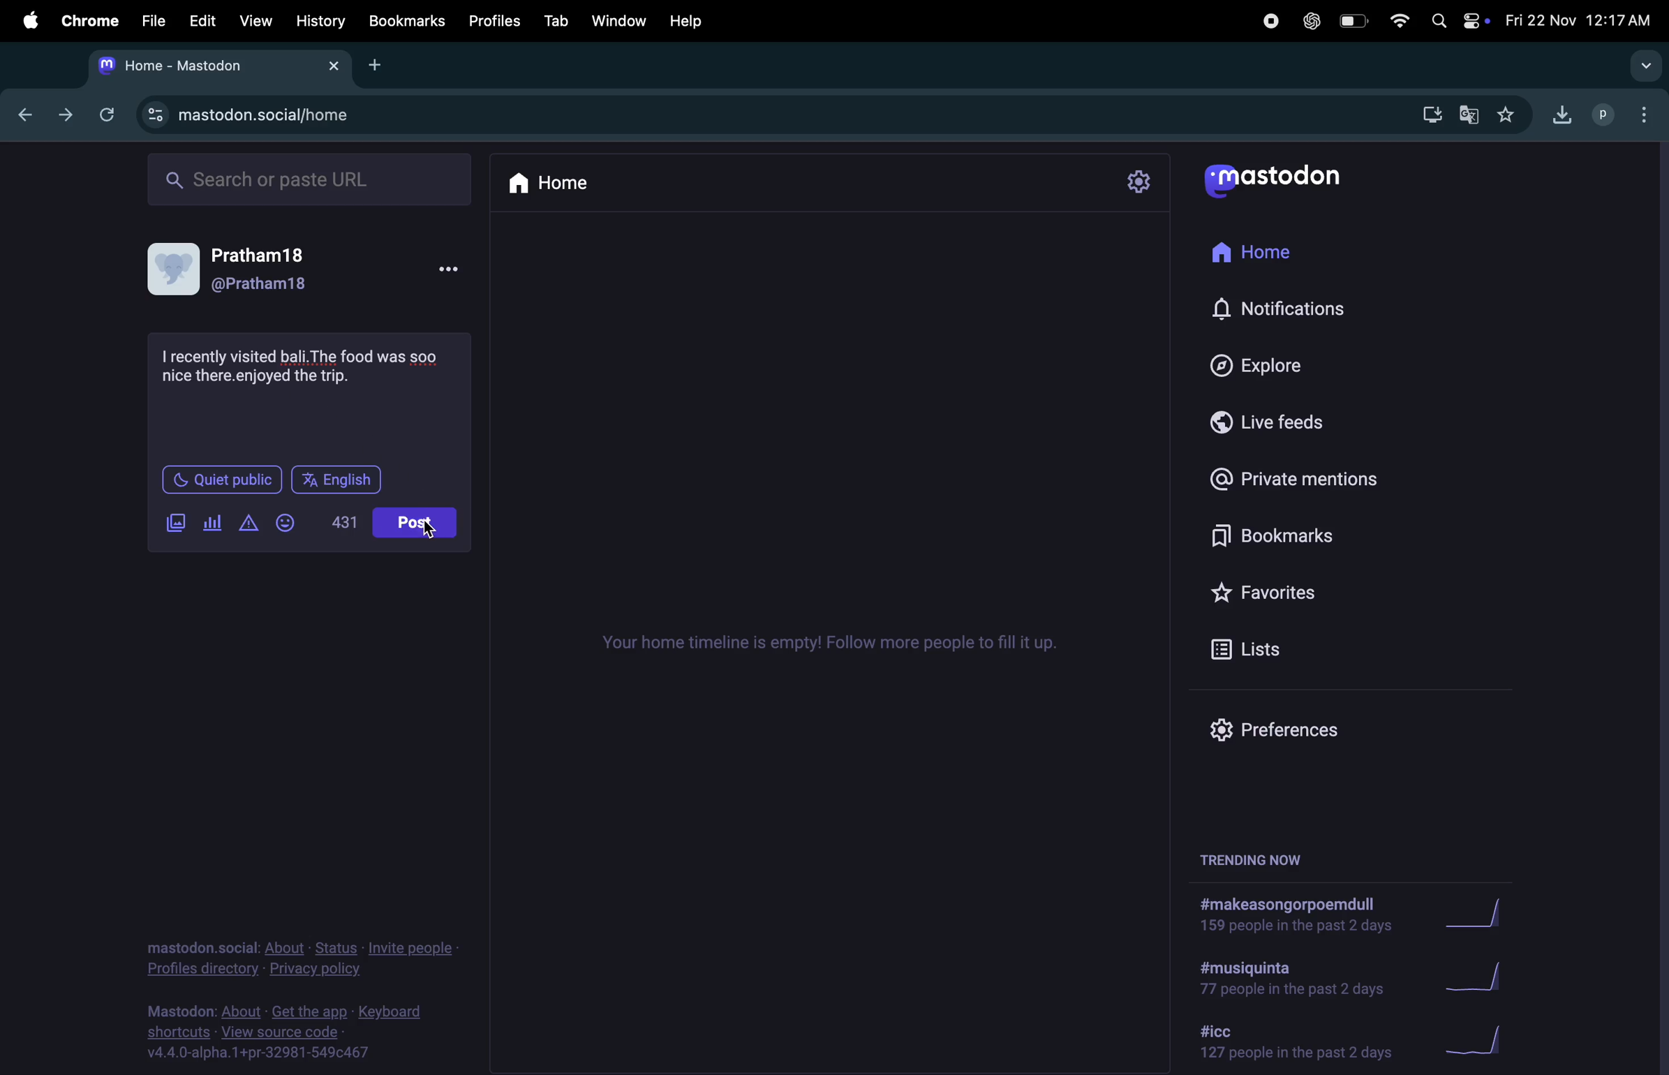  What do you see at coordinates (339, 481) in the screenshot?
I see `english` at bounding box center [339, 481].